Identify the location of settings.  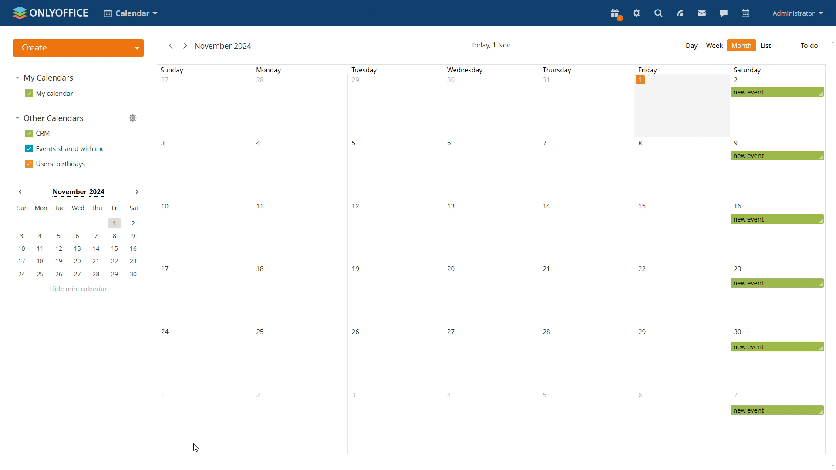
(637, 14).